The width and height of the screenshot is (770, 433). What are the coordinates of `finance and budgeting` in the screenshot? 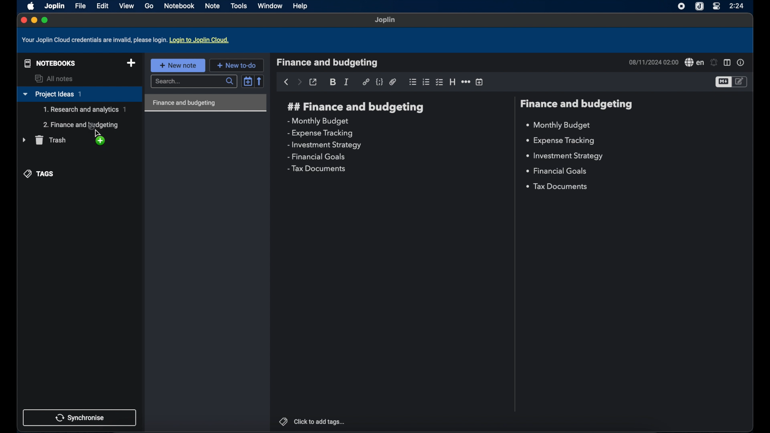 It's located at (355, 107).